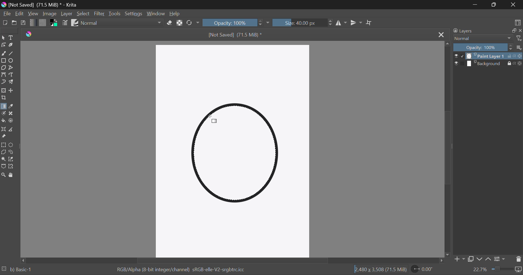  I want to click on Layer, so click(67, 14).